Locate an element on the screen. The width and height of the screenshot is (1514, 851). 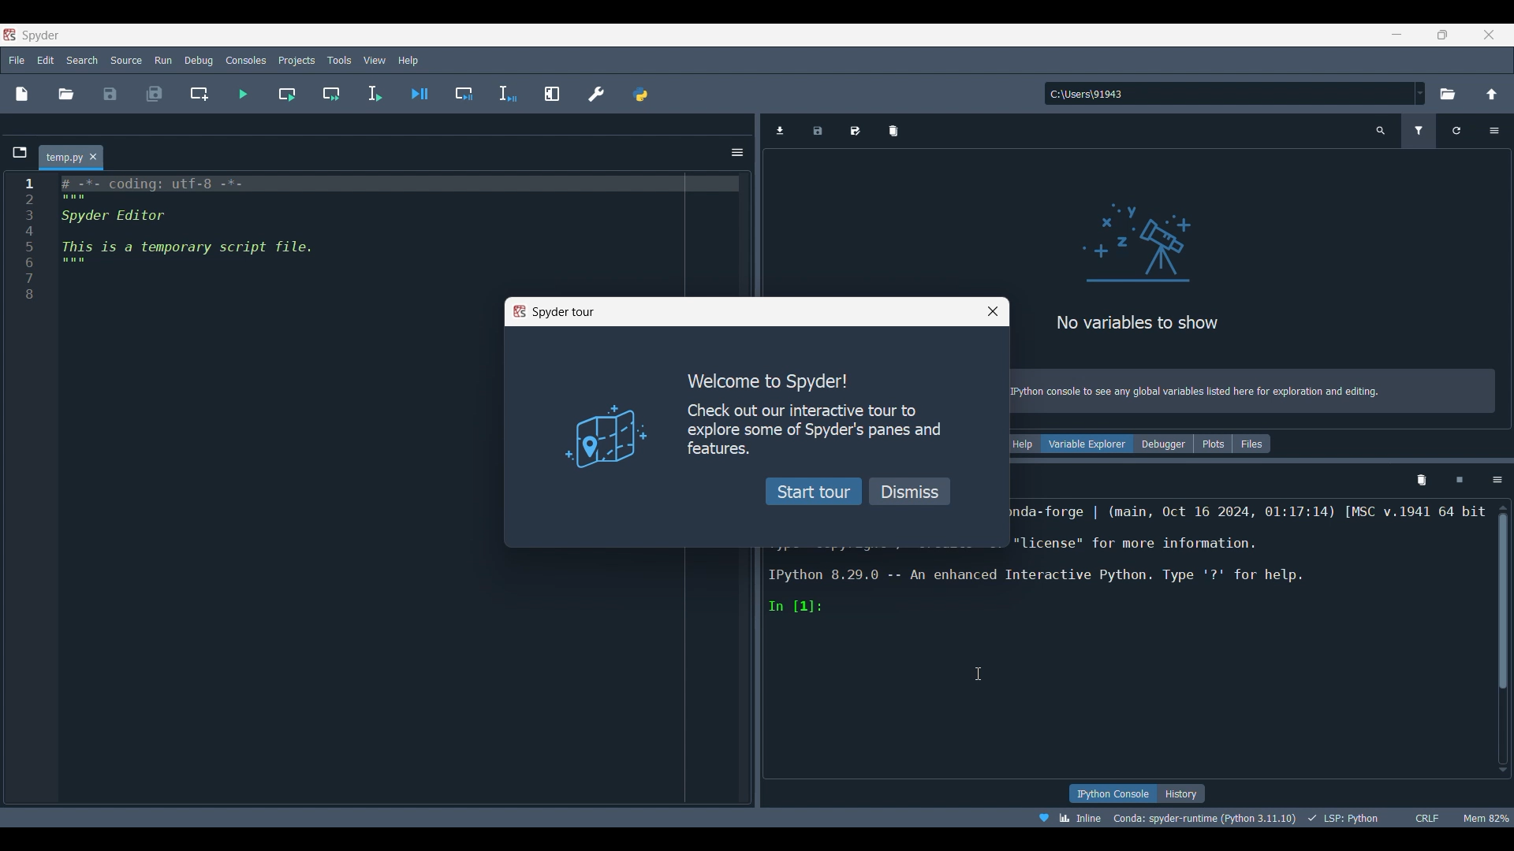
Browse tabs is located at coordinates (779, 130).